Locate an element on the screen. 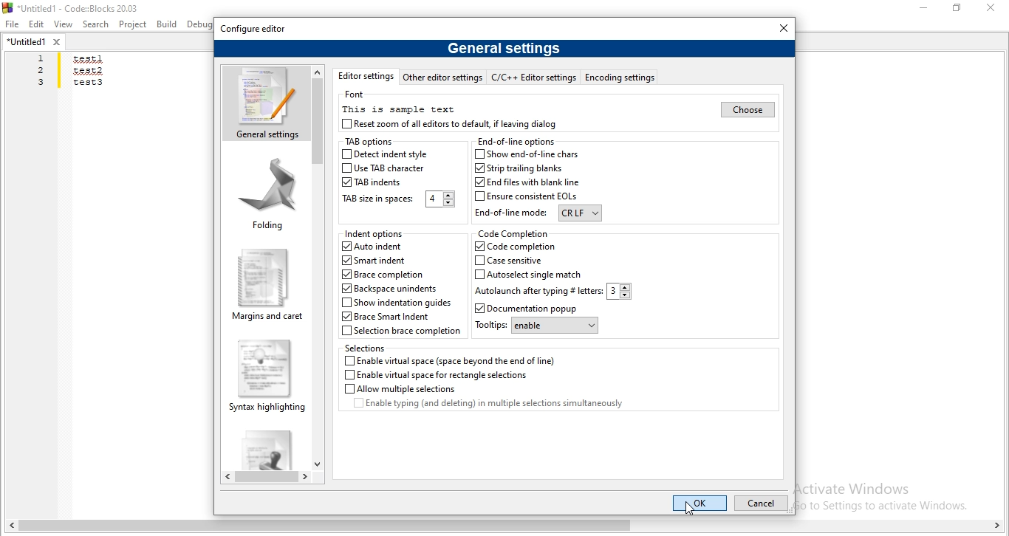  Indent options is located at coordinates (375, 234).